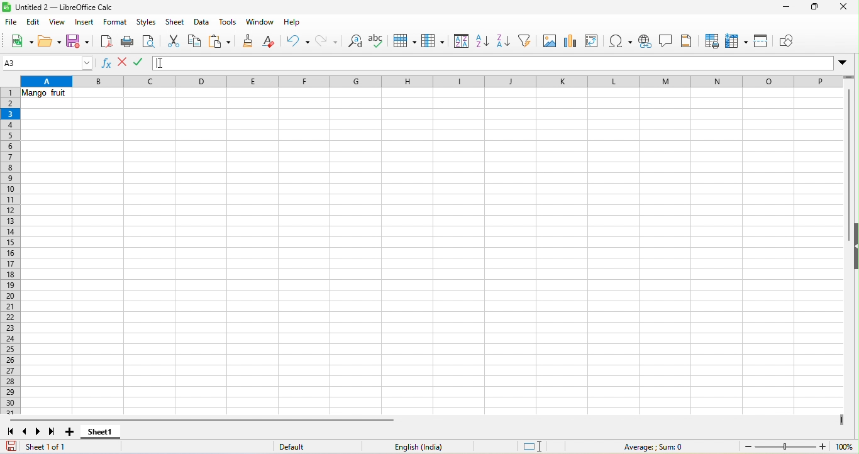 The width and height of the screenshot is (859, 454). Describe the element at coordinates (108, 65) in the screenshot. I see `function wizard` at that location.